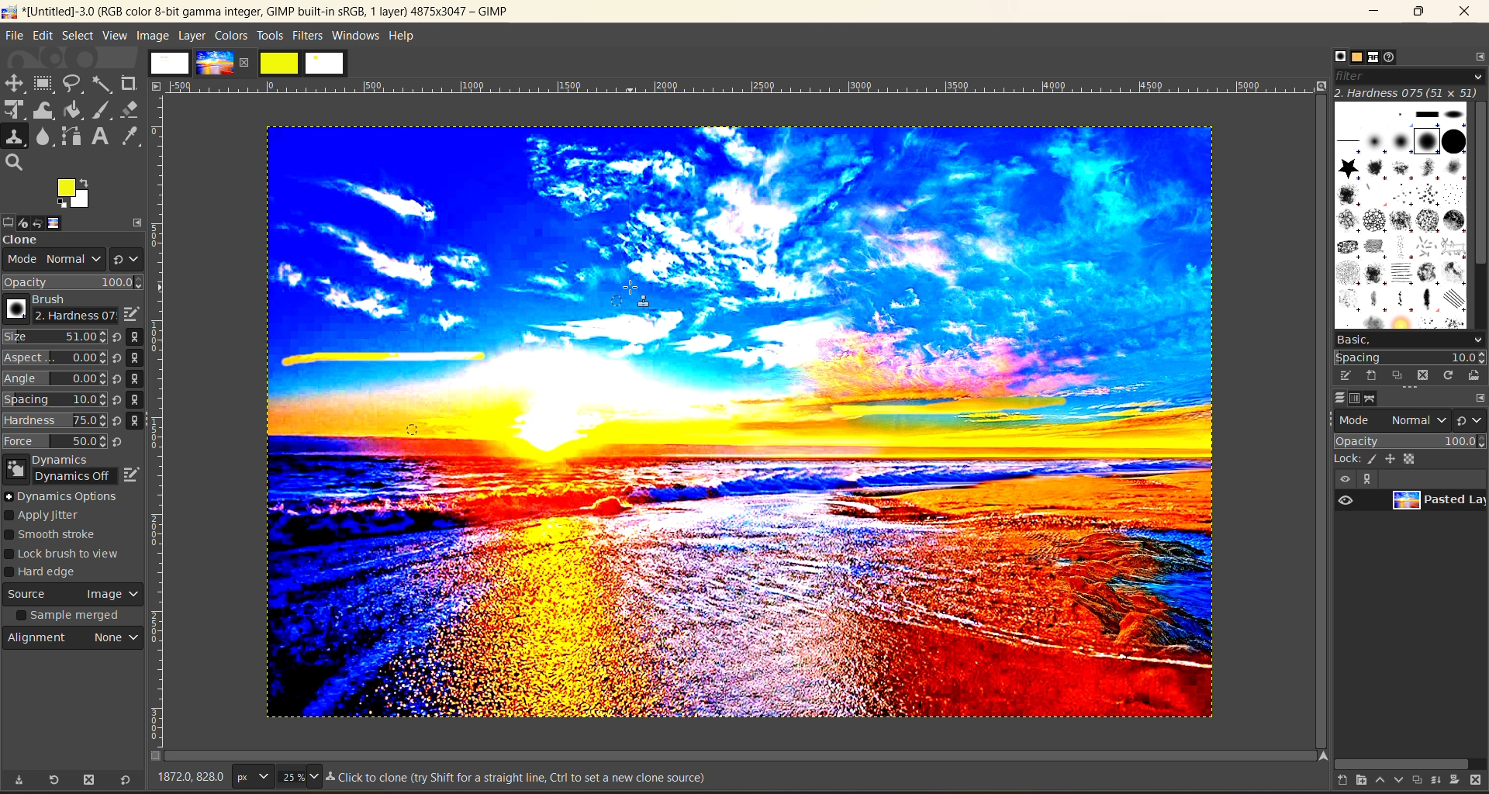 This screenshot has height=794, width=1489. What do you see at coordinates (1370, 376) in the screenshot?
I see `create a new brush` at bounding box center [1370, 376].